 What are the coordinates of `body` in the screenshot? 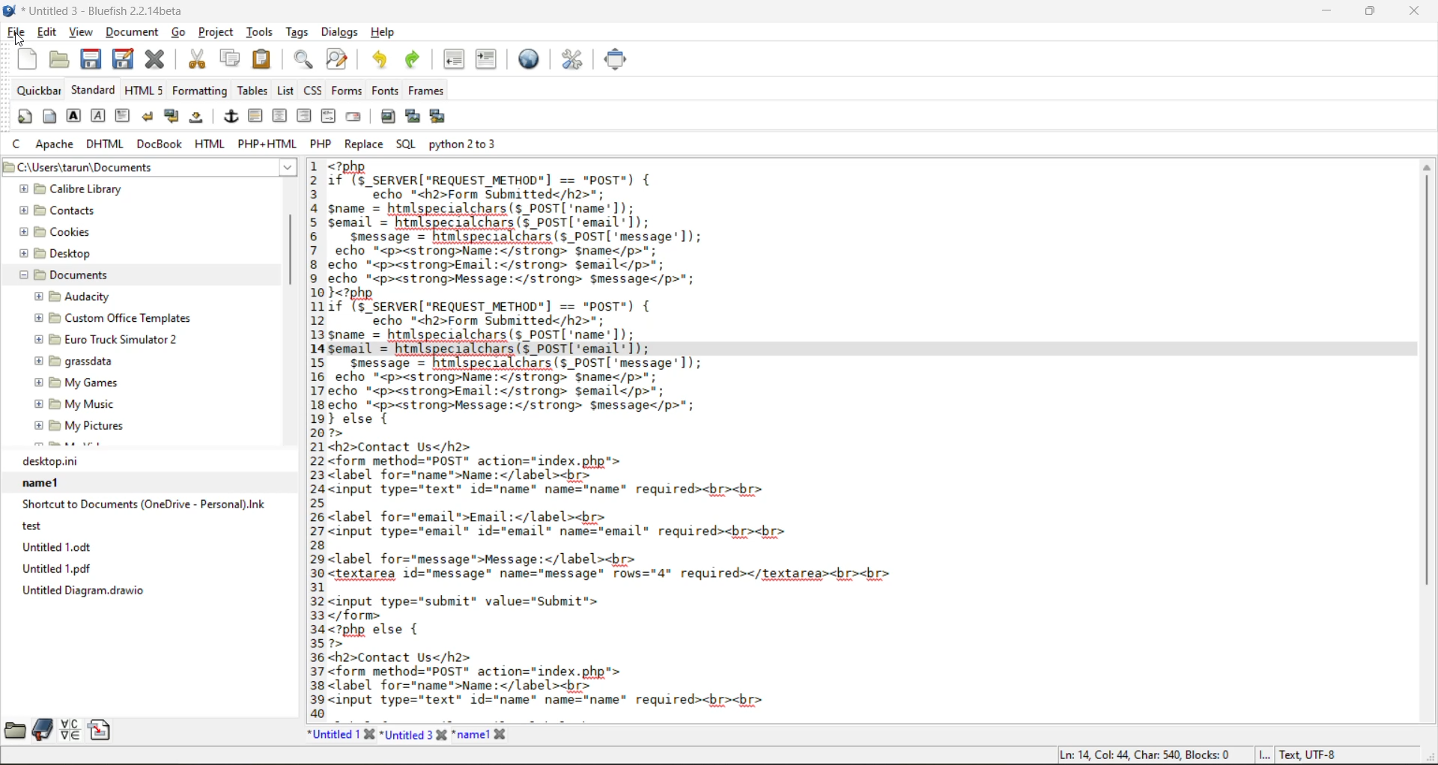 It's located at (49, 118).